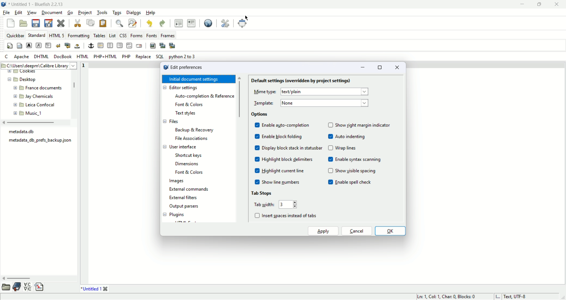 Image resolution: width=566 pixels, height=300 pixels. I want to click on close, so click(106, 289).